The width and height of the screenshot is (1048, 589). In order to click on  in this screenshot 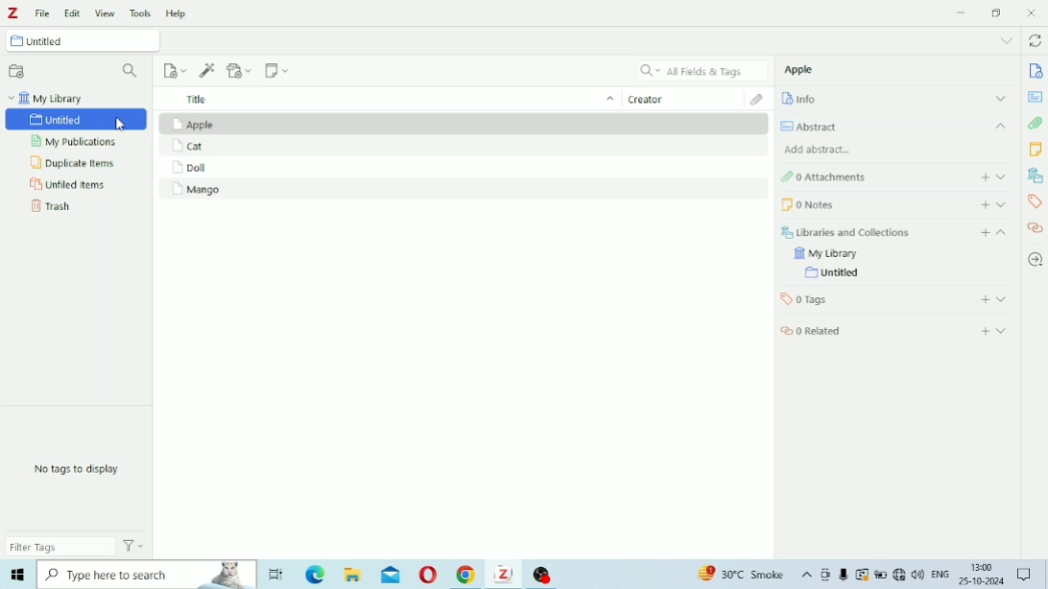, I will do `click(907, 575)`.